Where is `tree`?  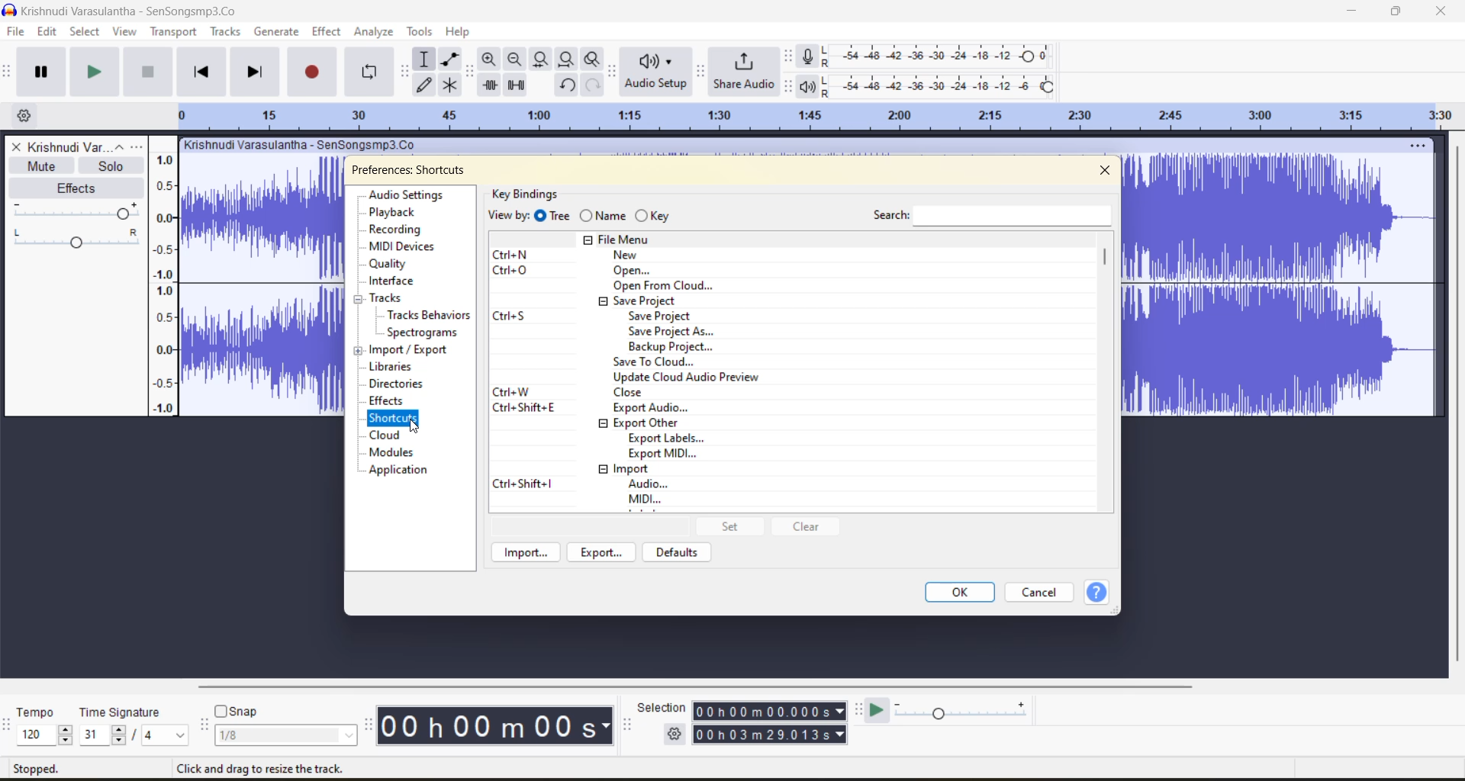 tree is located at coordinates (554, 217).